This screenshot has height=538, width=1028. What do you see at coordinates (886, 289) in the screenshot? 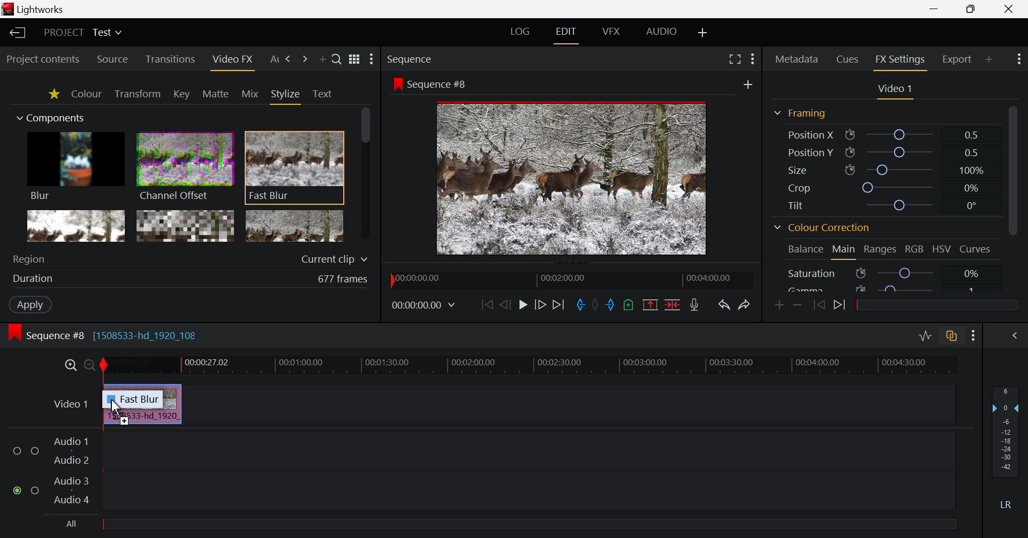
I see `Gamma` at bounding box center [886, 289].